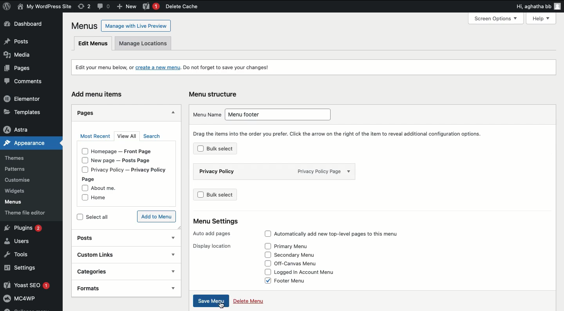 The height and width of the screenshot is (311, 564). What do you see at coordinates (114, 288) in the screenshot?
I see `Formats ` at bounding box center [114, 288].